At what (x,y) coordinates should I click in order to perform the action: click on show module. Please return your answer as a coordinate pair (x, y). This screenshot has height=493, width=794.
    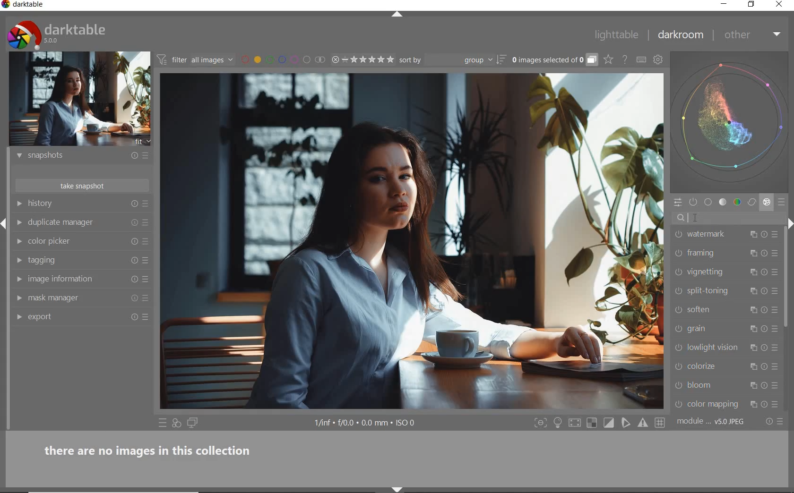
    Looking at the image, I should click on (17, 279).